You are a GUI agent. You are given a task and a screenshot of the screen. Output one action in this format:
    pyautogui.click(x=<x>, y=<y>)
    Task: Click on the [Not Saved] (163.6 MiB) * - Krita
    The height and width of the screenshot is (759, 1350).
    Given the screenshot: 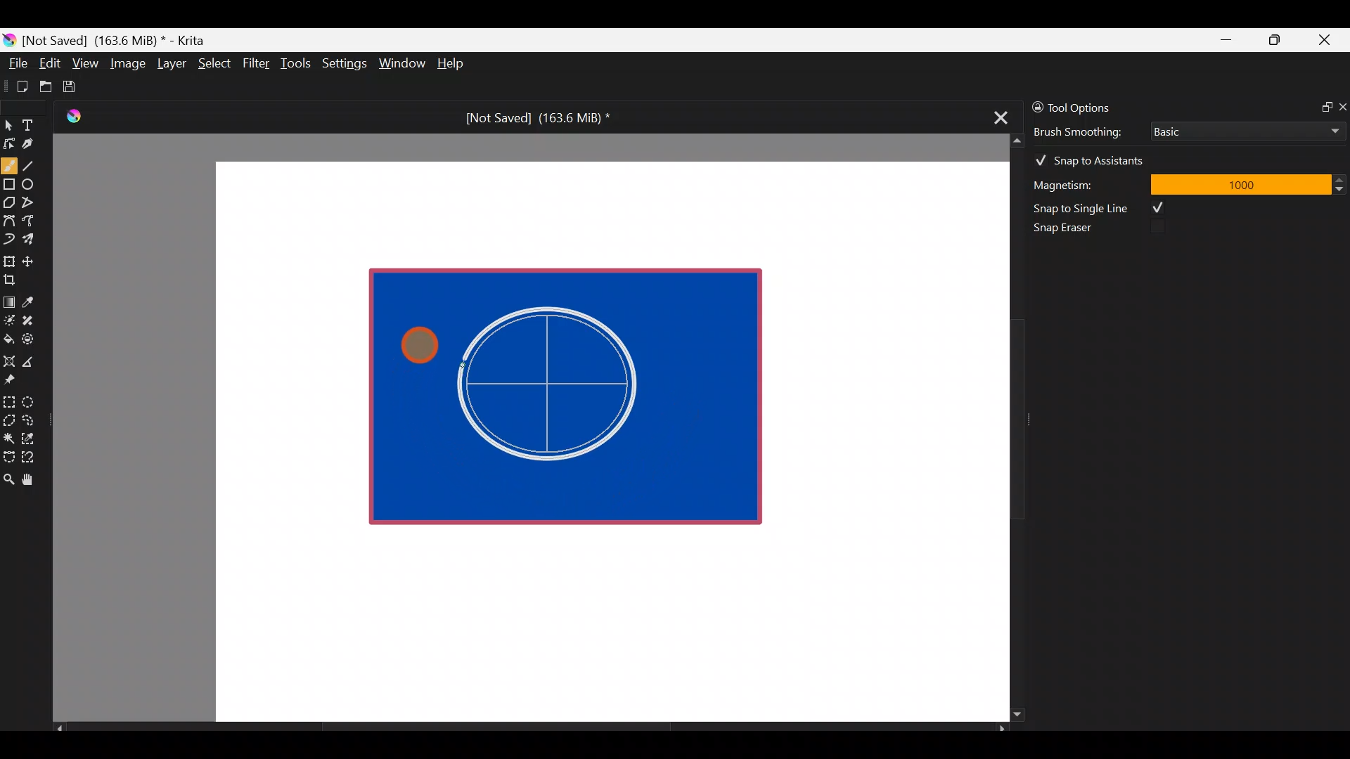 What is the action you would take?
    pyautogui.click(x=121, y=39)
    